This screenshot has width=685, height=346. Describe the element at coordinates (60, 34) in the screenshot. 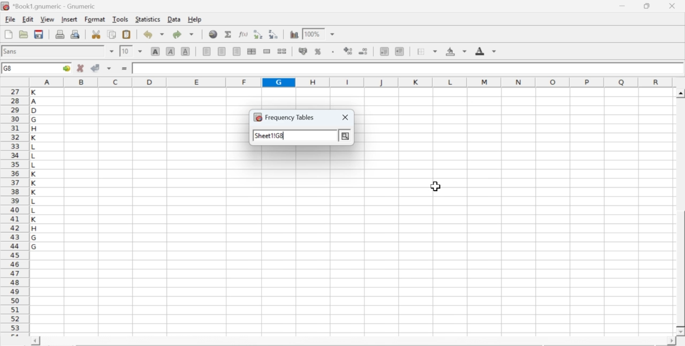

I see `print` at that location.